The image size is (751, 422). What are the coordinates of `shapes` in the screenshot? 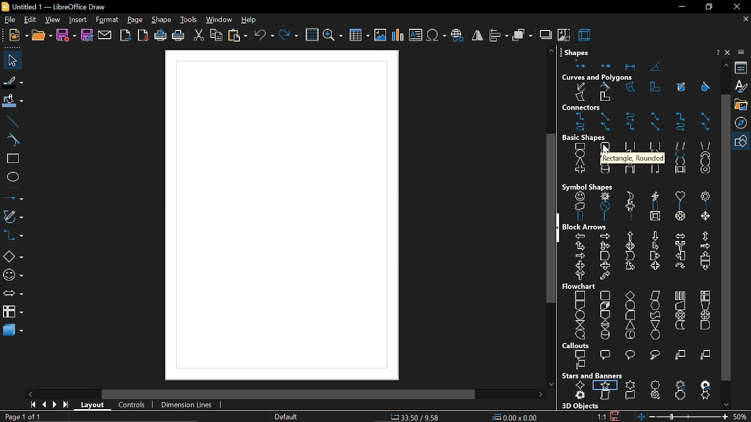 It's located at (579, 50).